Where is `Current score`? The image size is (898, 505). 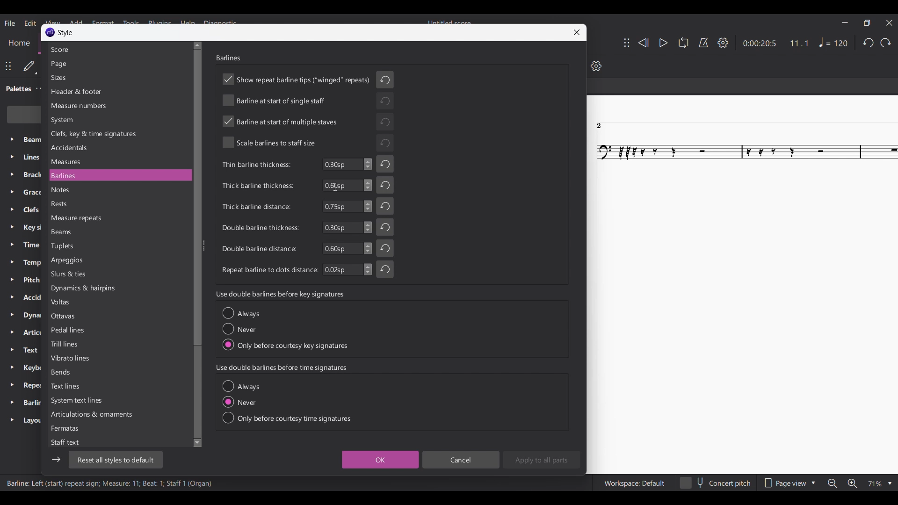
Current score is located at coordinates (742, 285).